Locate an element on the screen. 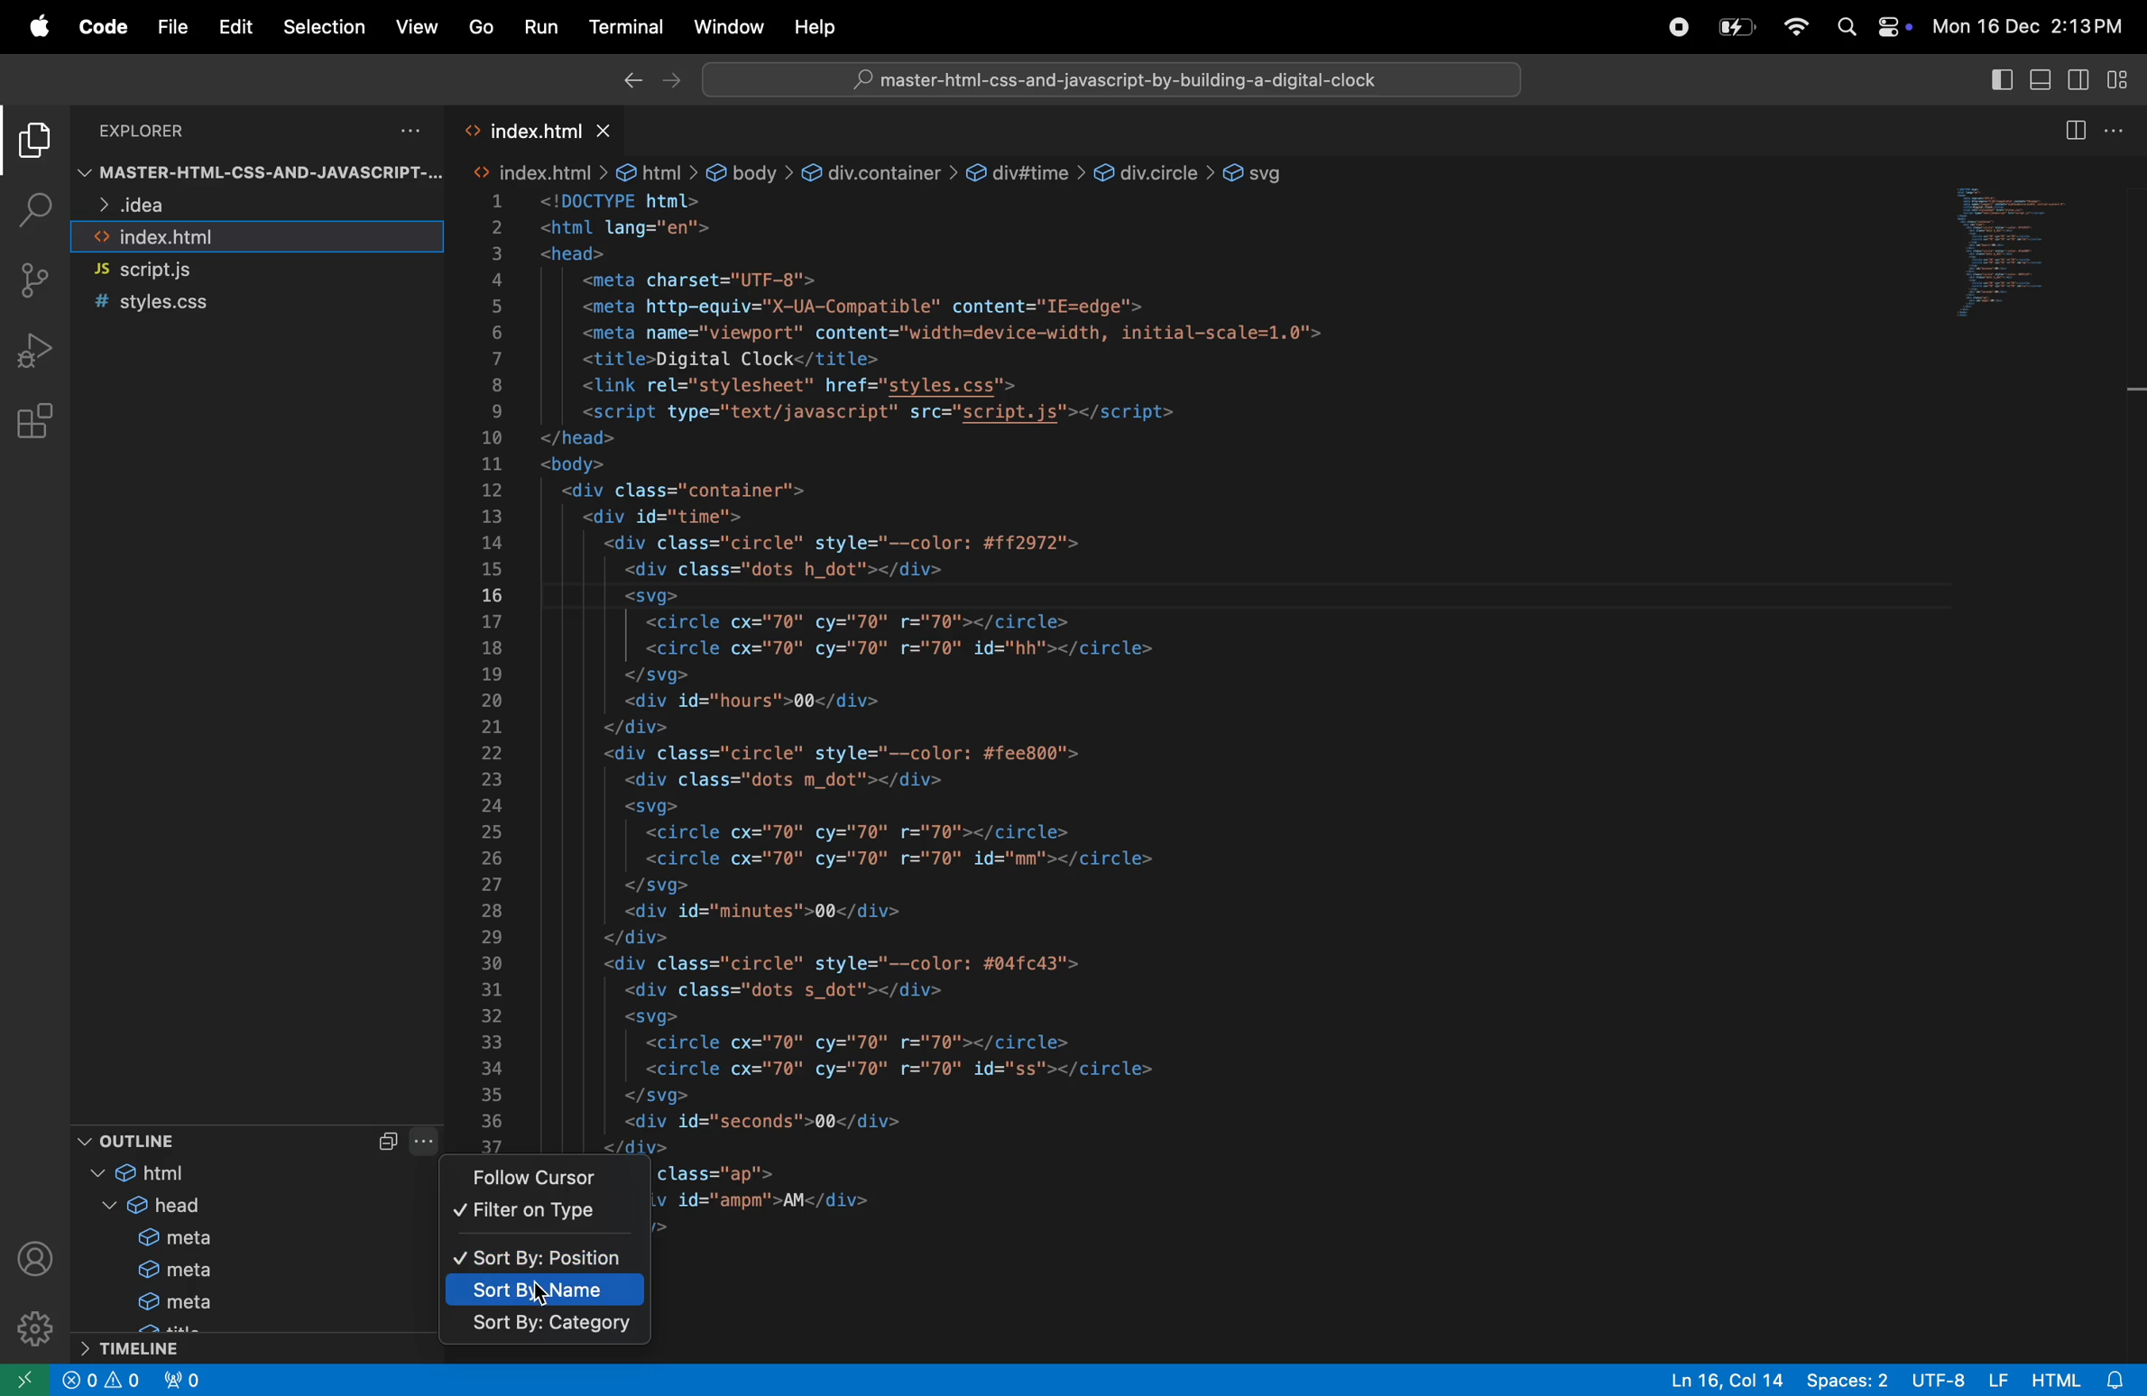 Image resolution: width=2147 pixels, height=1396 pixels. meta is located at coordinates (255, 1236).